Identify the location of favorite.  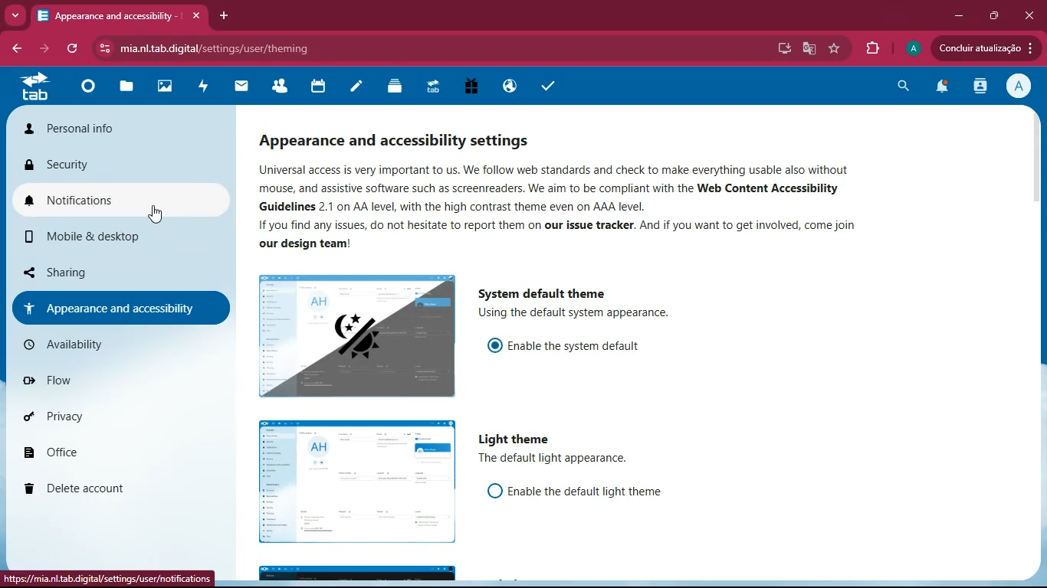
(834, 48).